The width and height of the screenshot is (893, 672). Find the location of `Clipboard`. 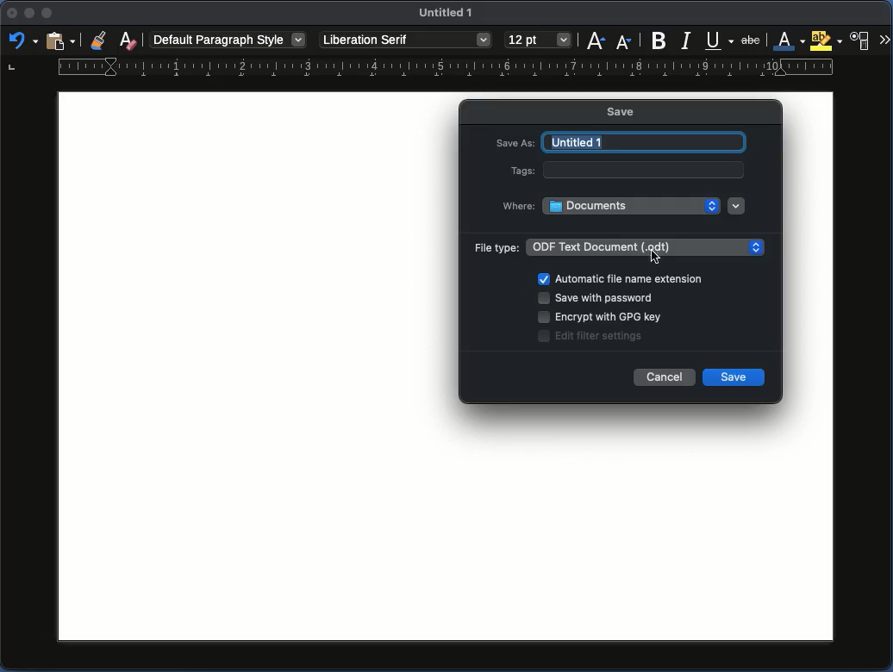

Clipboard is located at coordinates (60, 40).